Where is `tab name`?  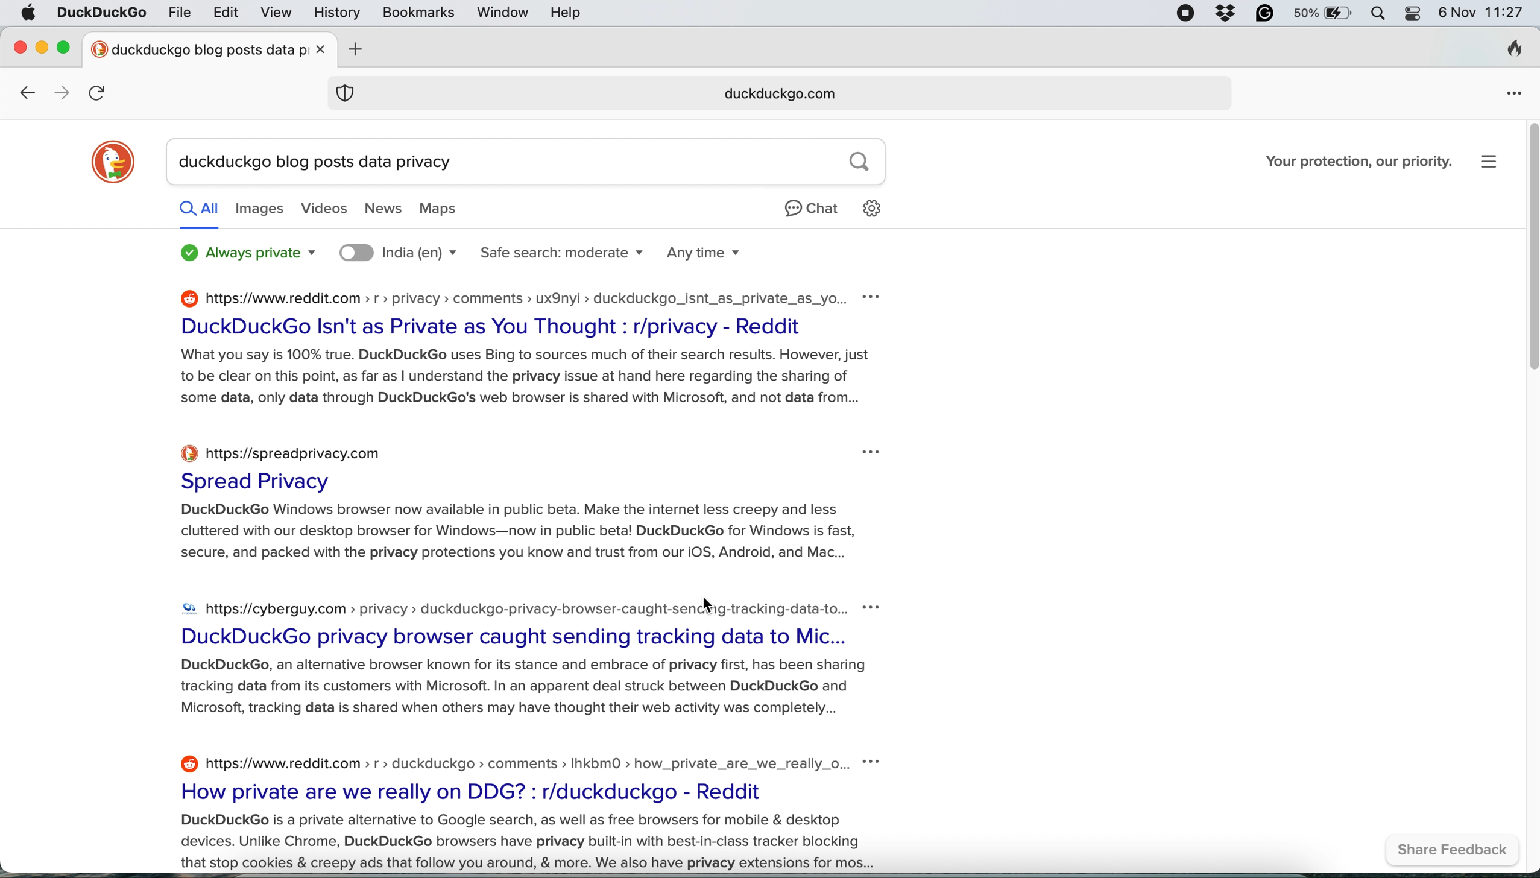
tab name is located at coordinates (195, 48).